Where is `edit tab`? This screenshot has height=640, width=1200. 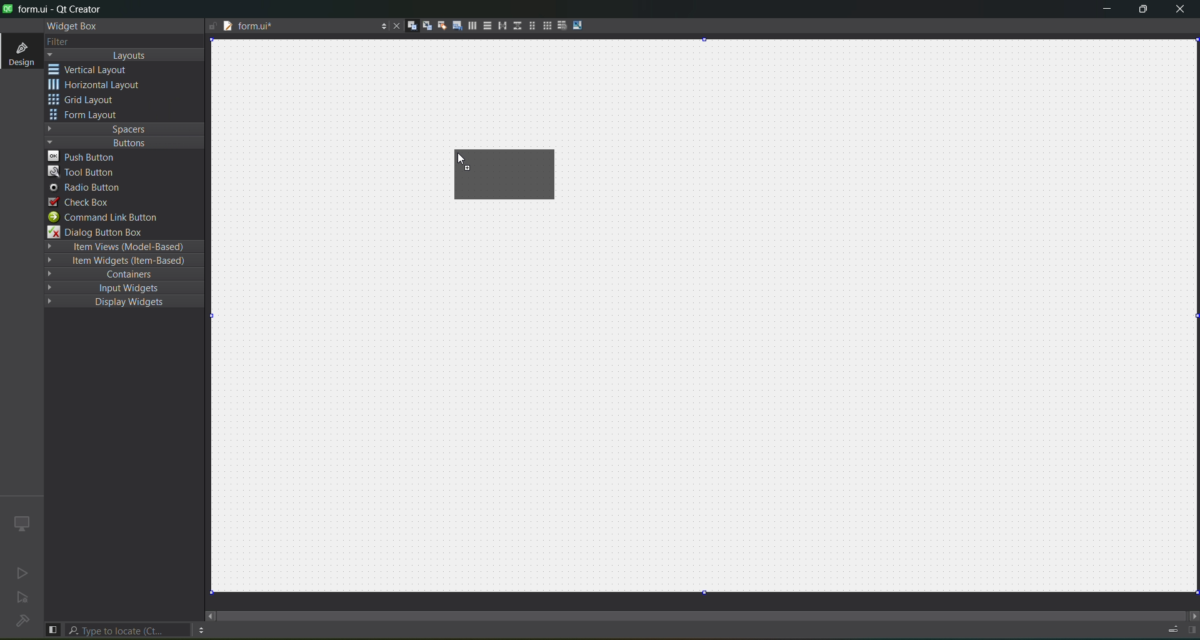
edit tab is located at coordinates (457, 28).